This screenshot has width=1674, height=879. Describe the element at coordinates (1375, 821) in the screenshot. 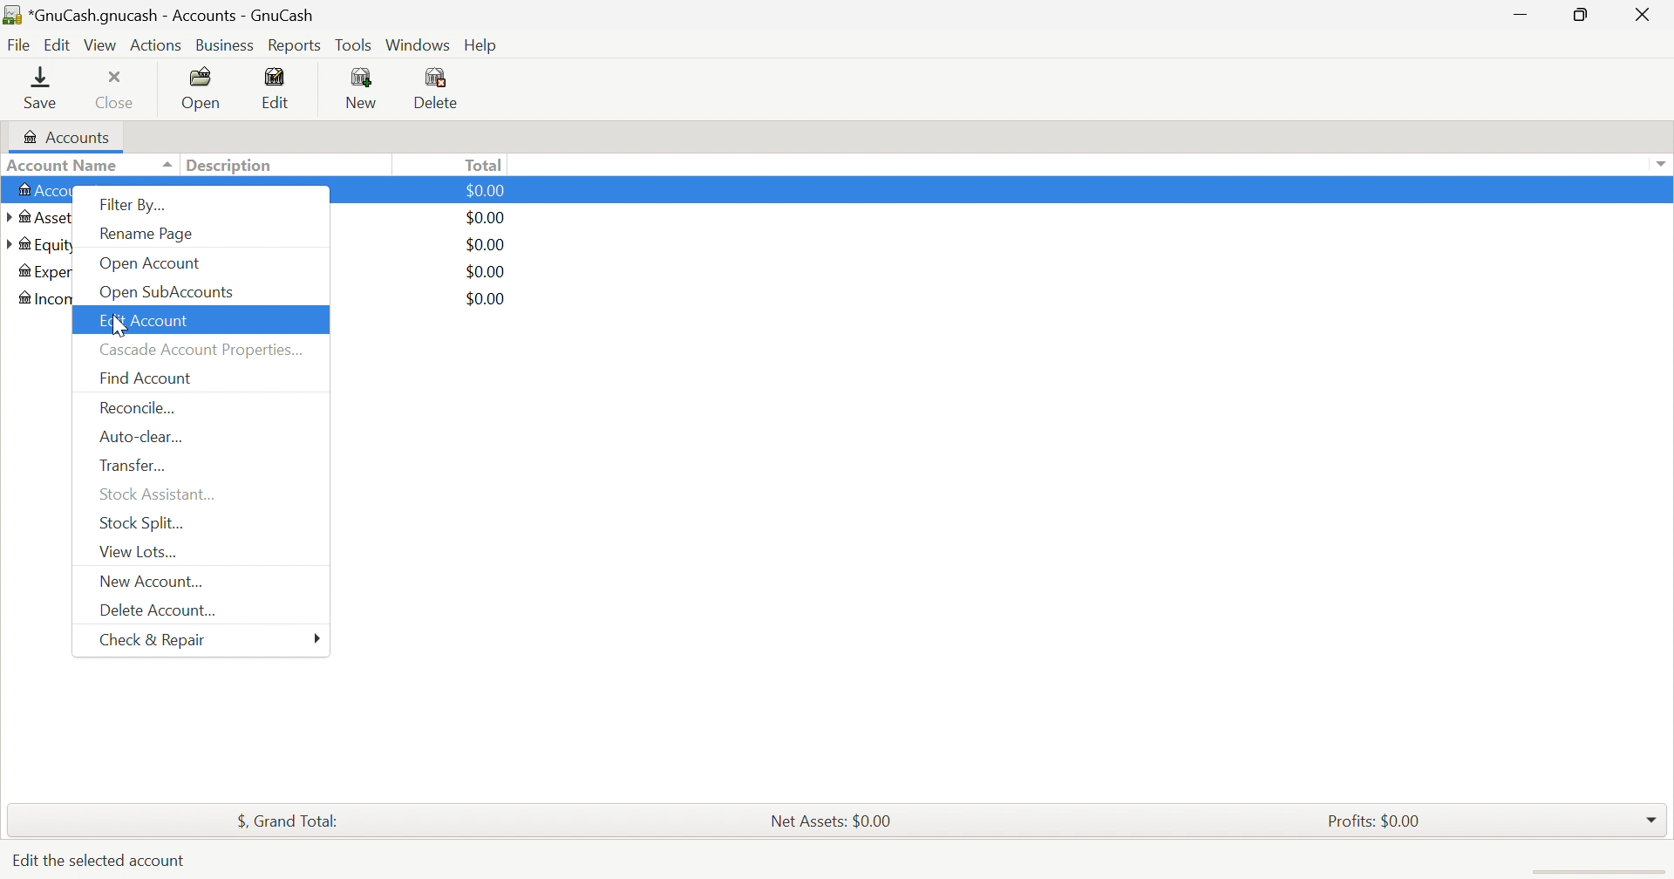

I see `Profits: $0.00` at that location.